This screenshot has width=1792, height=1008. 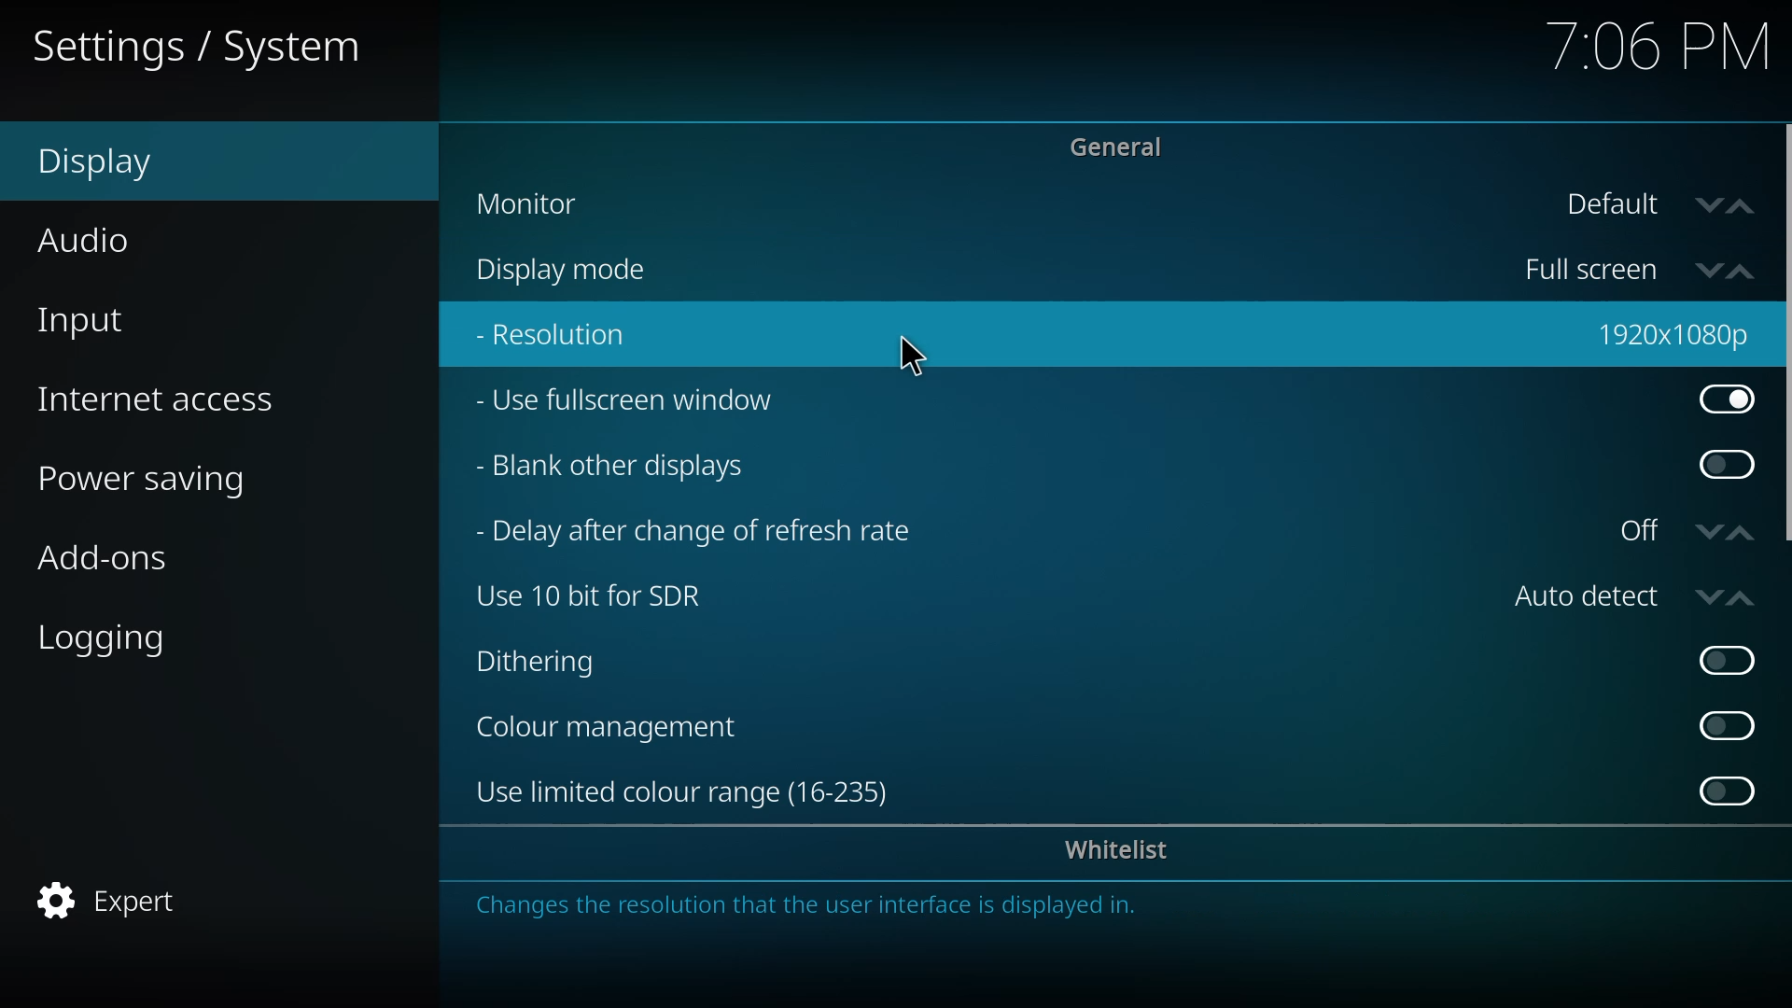 What do you see at coordinates (1639, 264) in the screenshot?
I see `fullscreen` at bounding box center [1639, 264].